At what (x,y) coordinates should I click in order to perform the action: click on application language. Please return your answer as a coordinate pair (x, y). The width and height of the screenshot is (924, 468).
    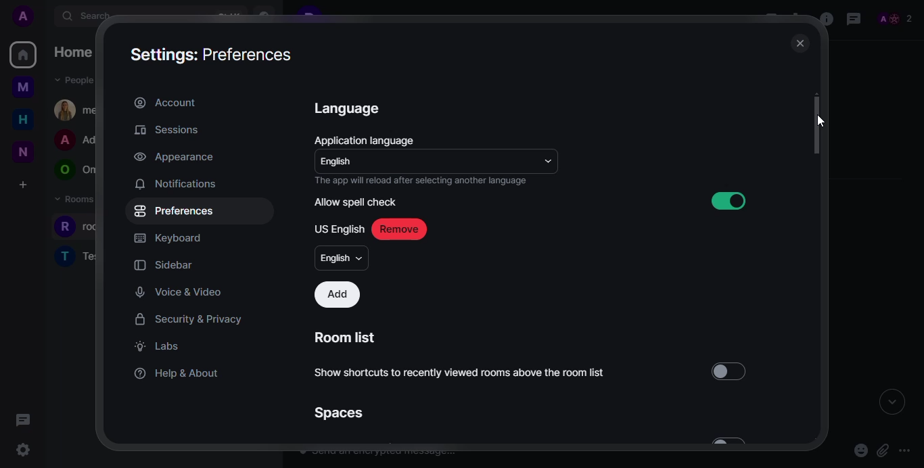
    Looking at the image, I should click on (367, 139).